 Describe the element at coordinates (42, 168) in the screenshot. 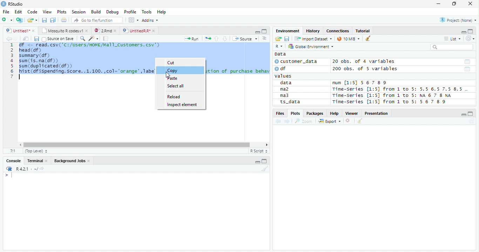

I see `View Current work directory` at that location.